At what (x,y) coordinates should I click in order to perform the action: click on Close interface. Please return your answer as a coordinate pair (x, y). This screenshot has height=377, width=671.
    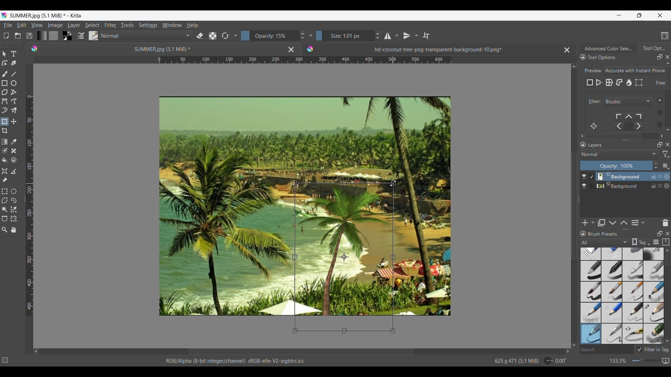
    Looking at the image, I should click on (660, 15).